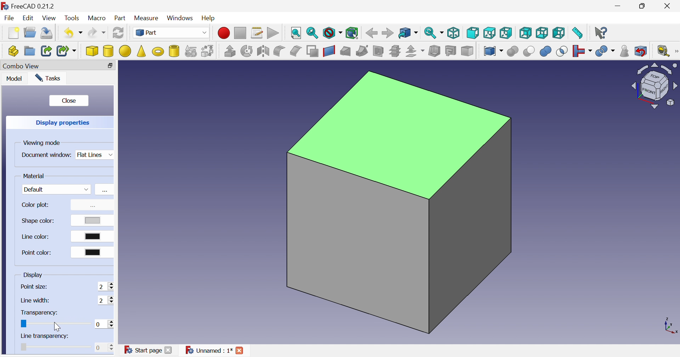 This screenshot has height=357, width=680. Describe the element at coordinates (602, 34) in the screenshot. I see `What's this?` at that location.